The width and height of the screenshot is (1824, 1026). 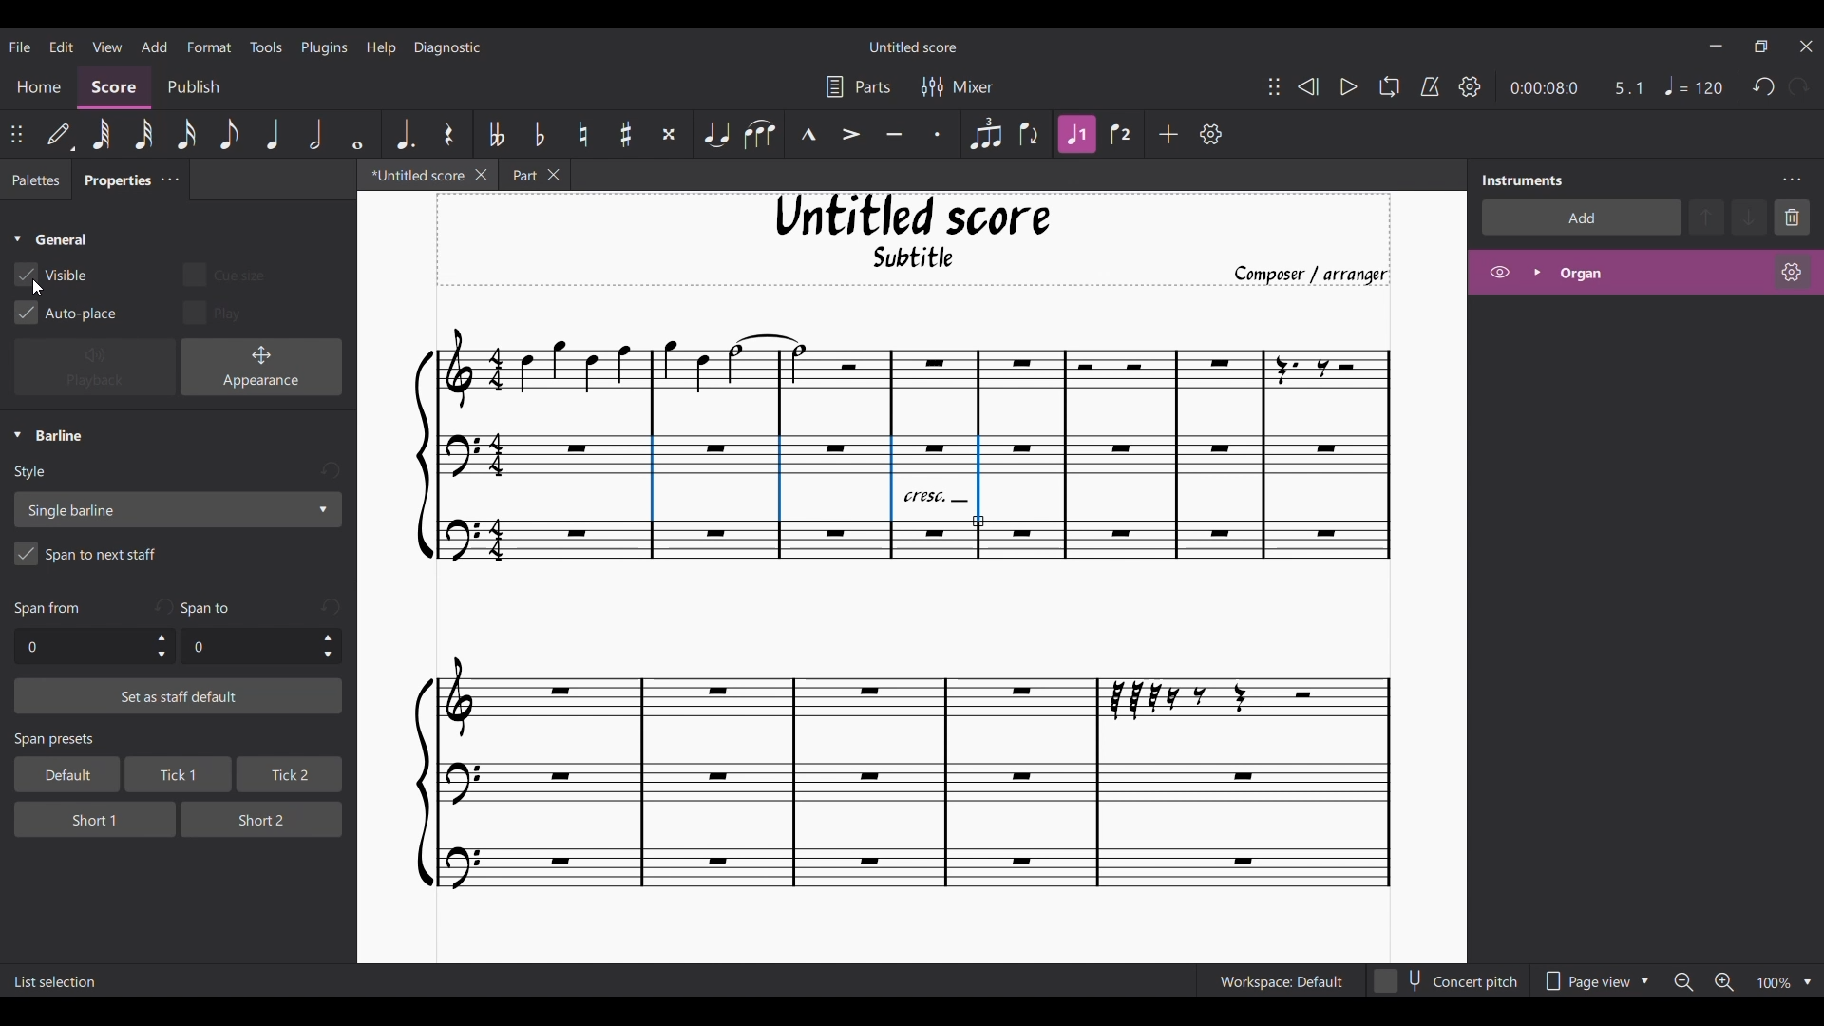 I want to click on Tools menu, so click(x=266, y=46).